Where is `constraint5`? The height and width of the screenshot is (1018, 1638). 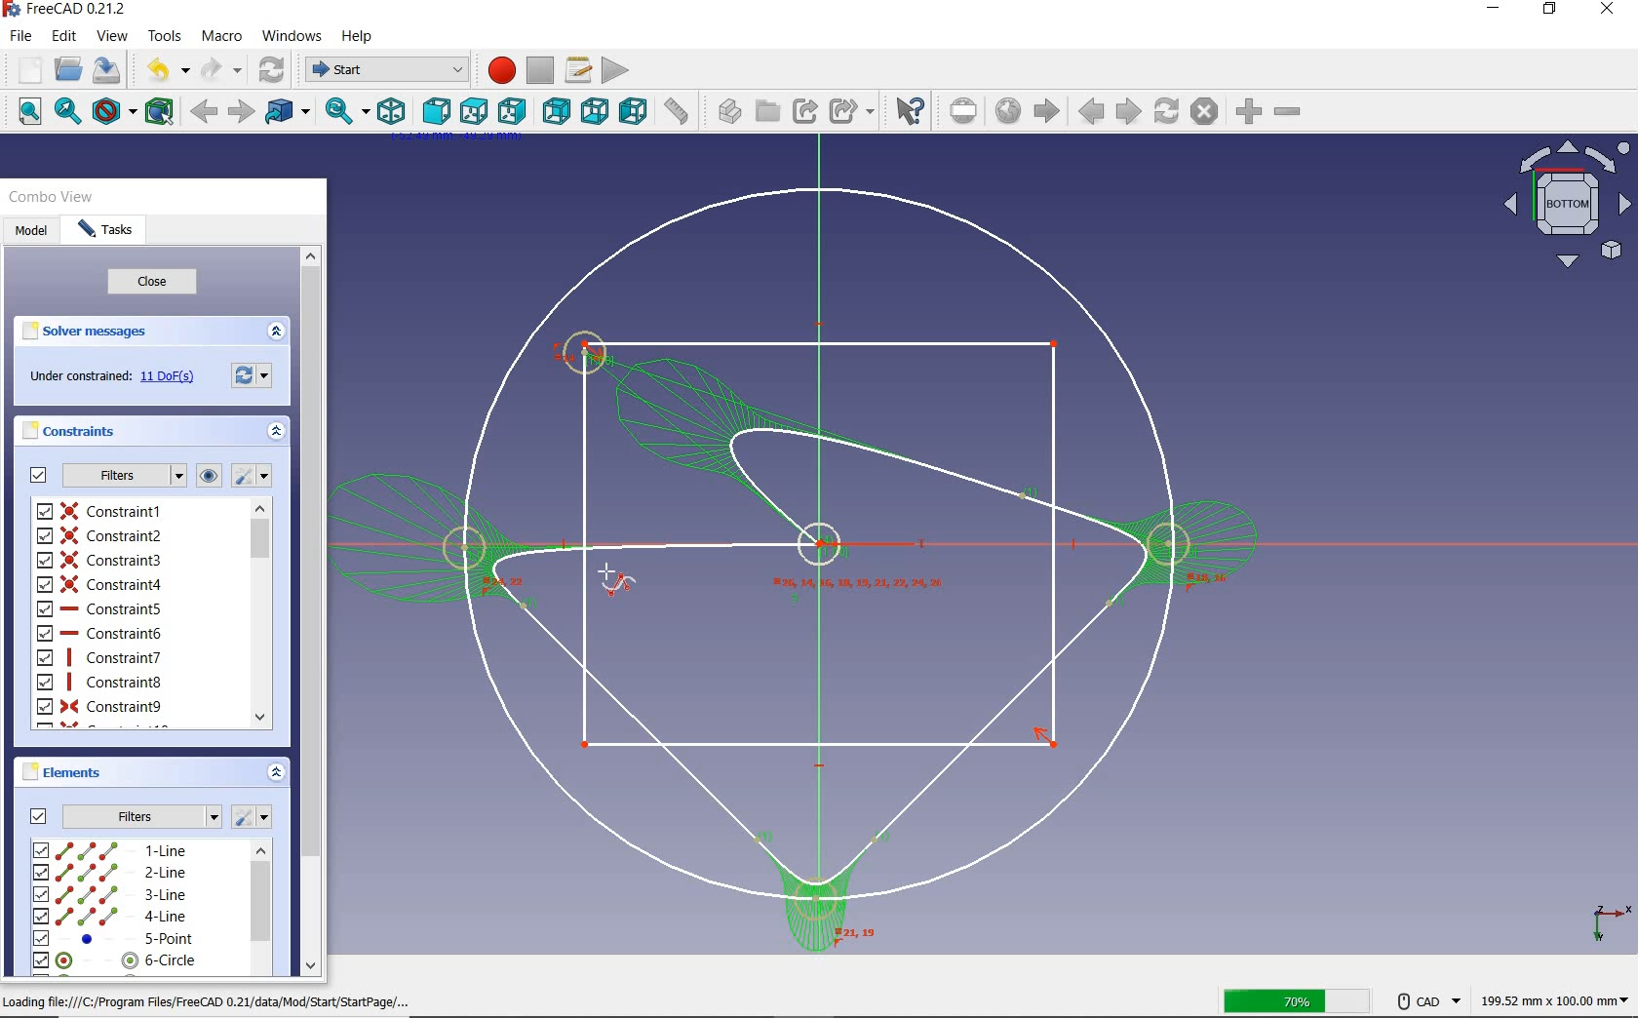 constraint5 is located at coordinates (100, 607).